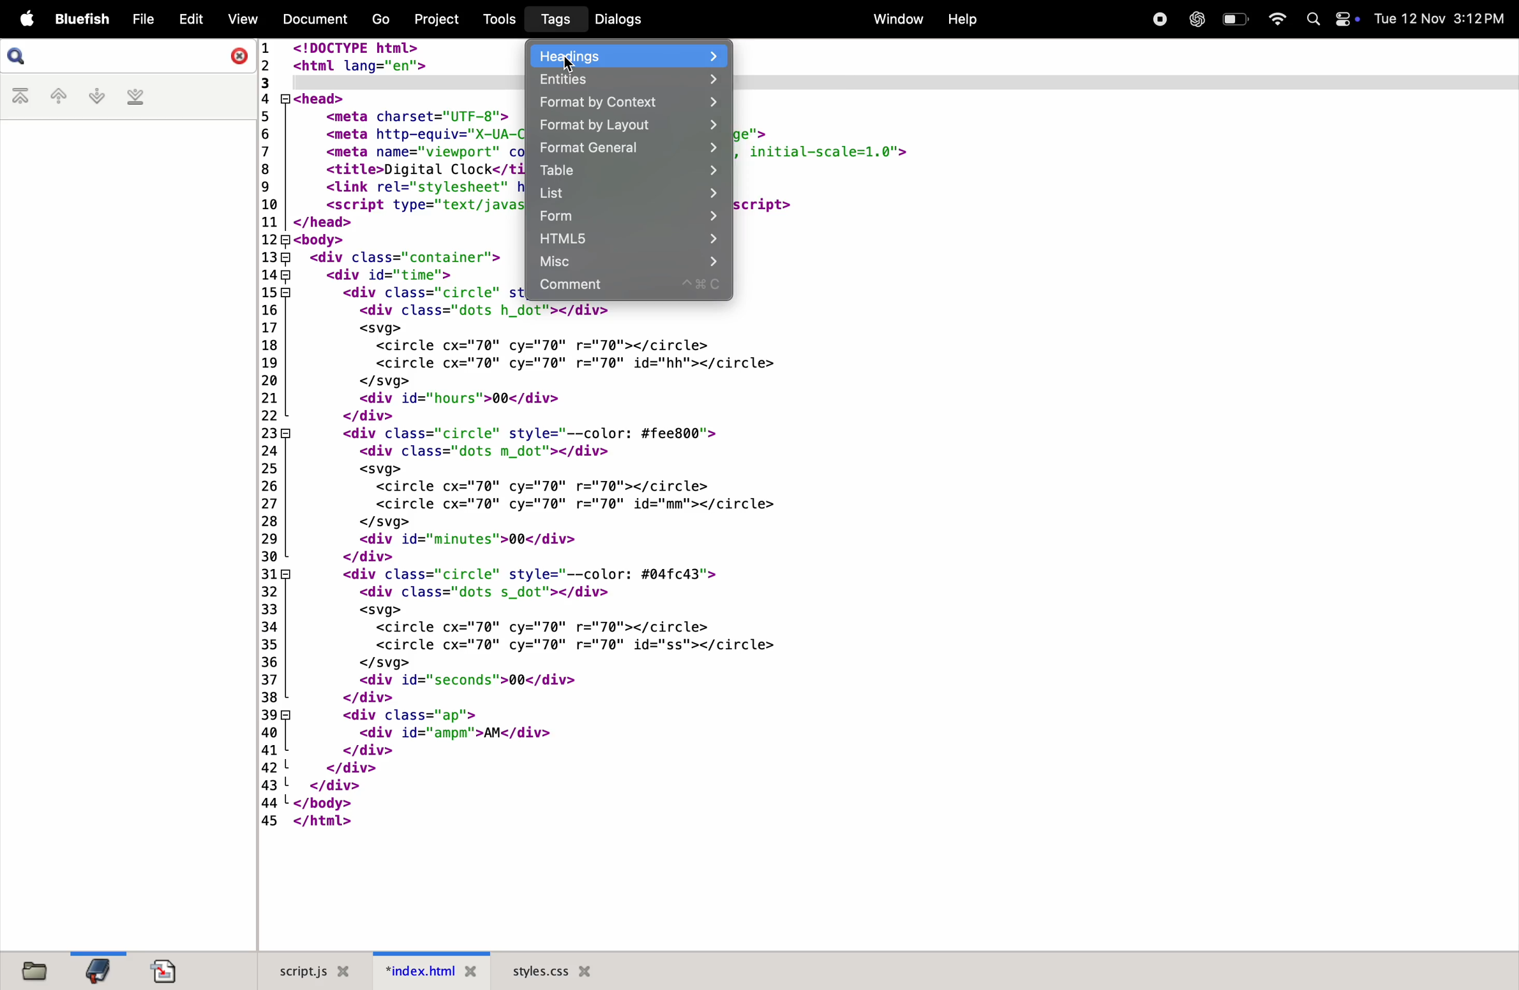  I want to click on bluefish , so click(83, 20).